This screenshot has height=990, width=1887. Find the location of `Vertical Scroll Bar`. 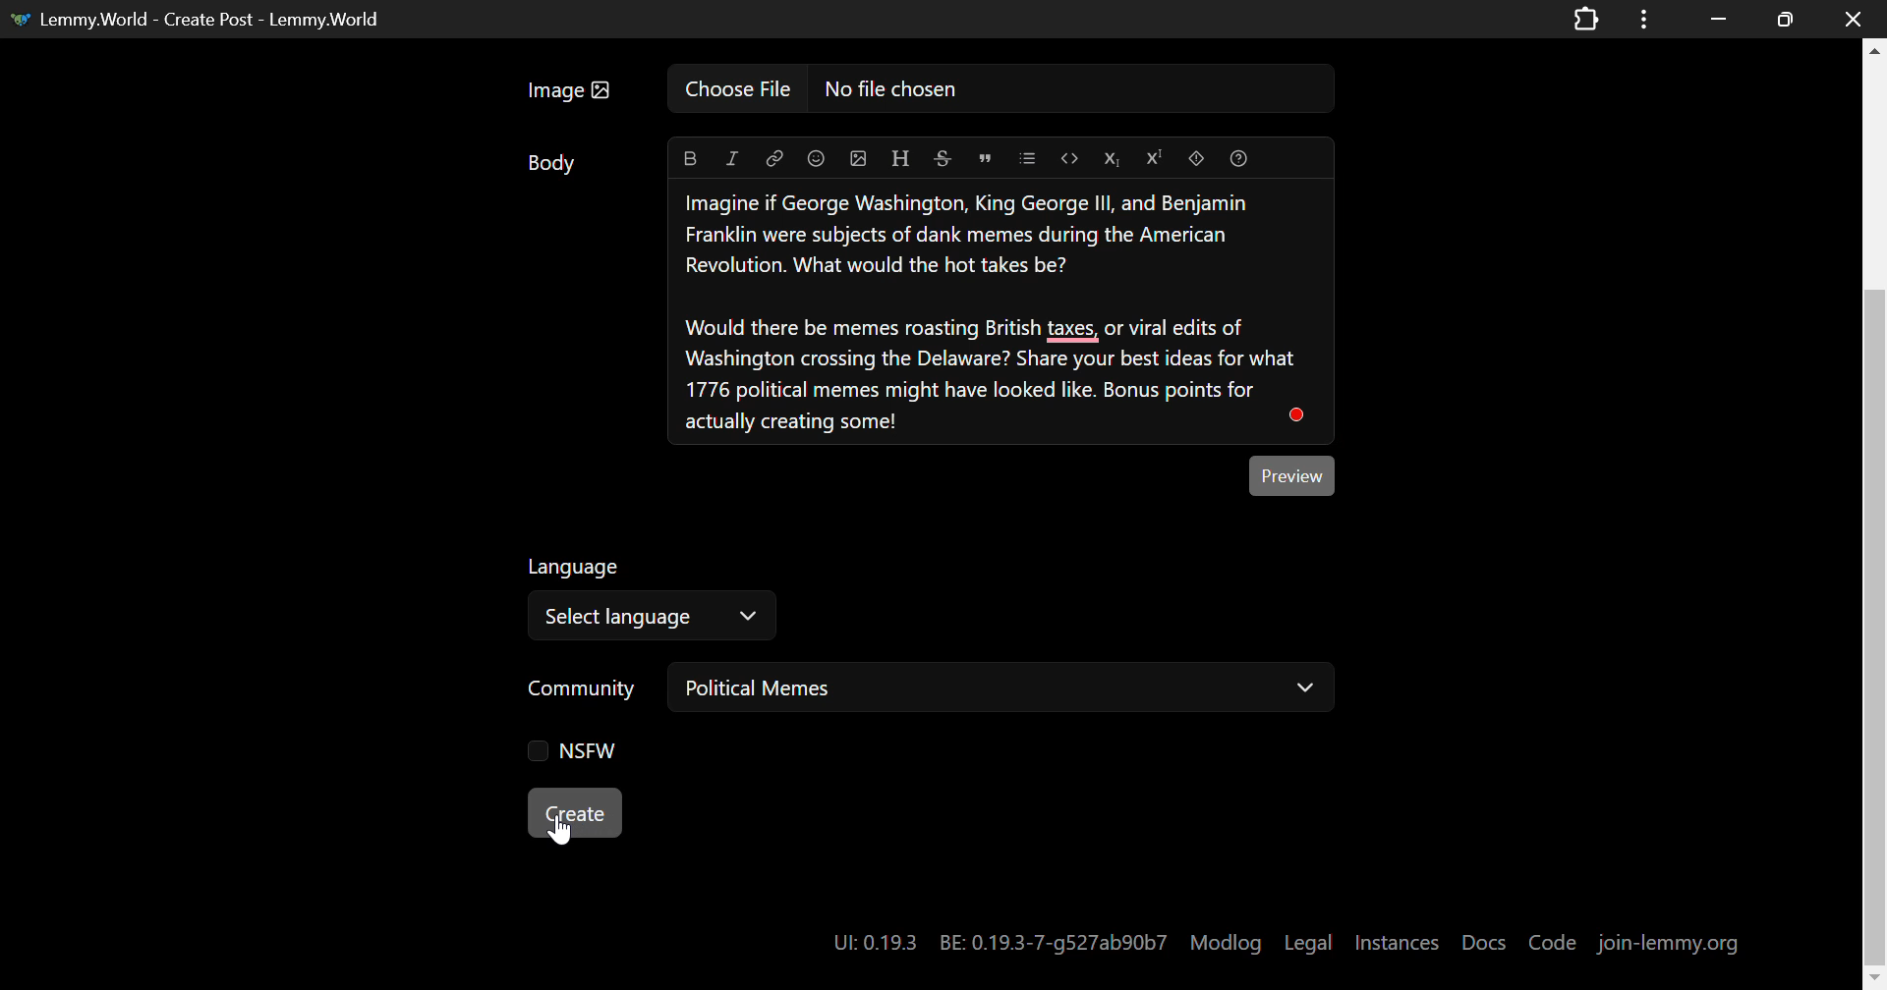

Vertical Scroll Bar is located at coordinates (1873, 518).